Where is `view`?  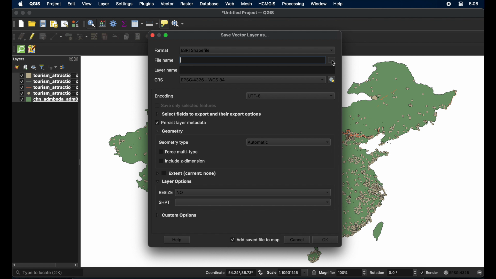
view is located at coordinates (87, 4).